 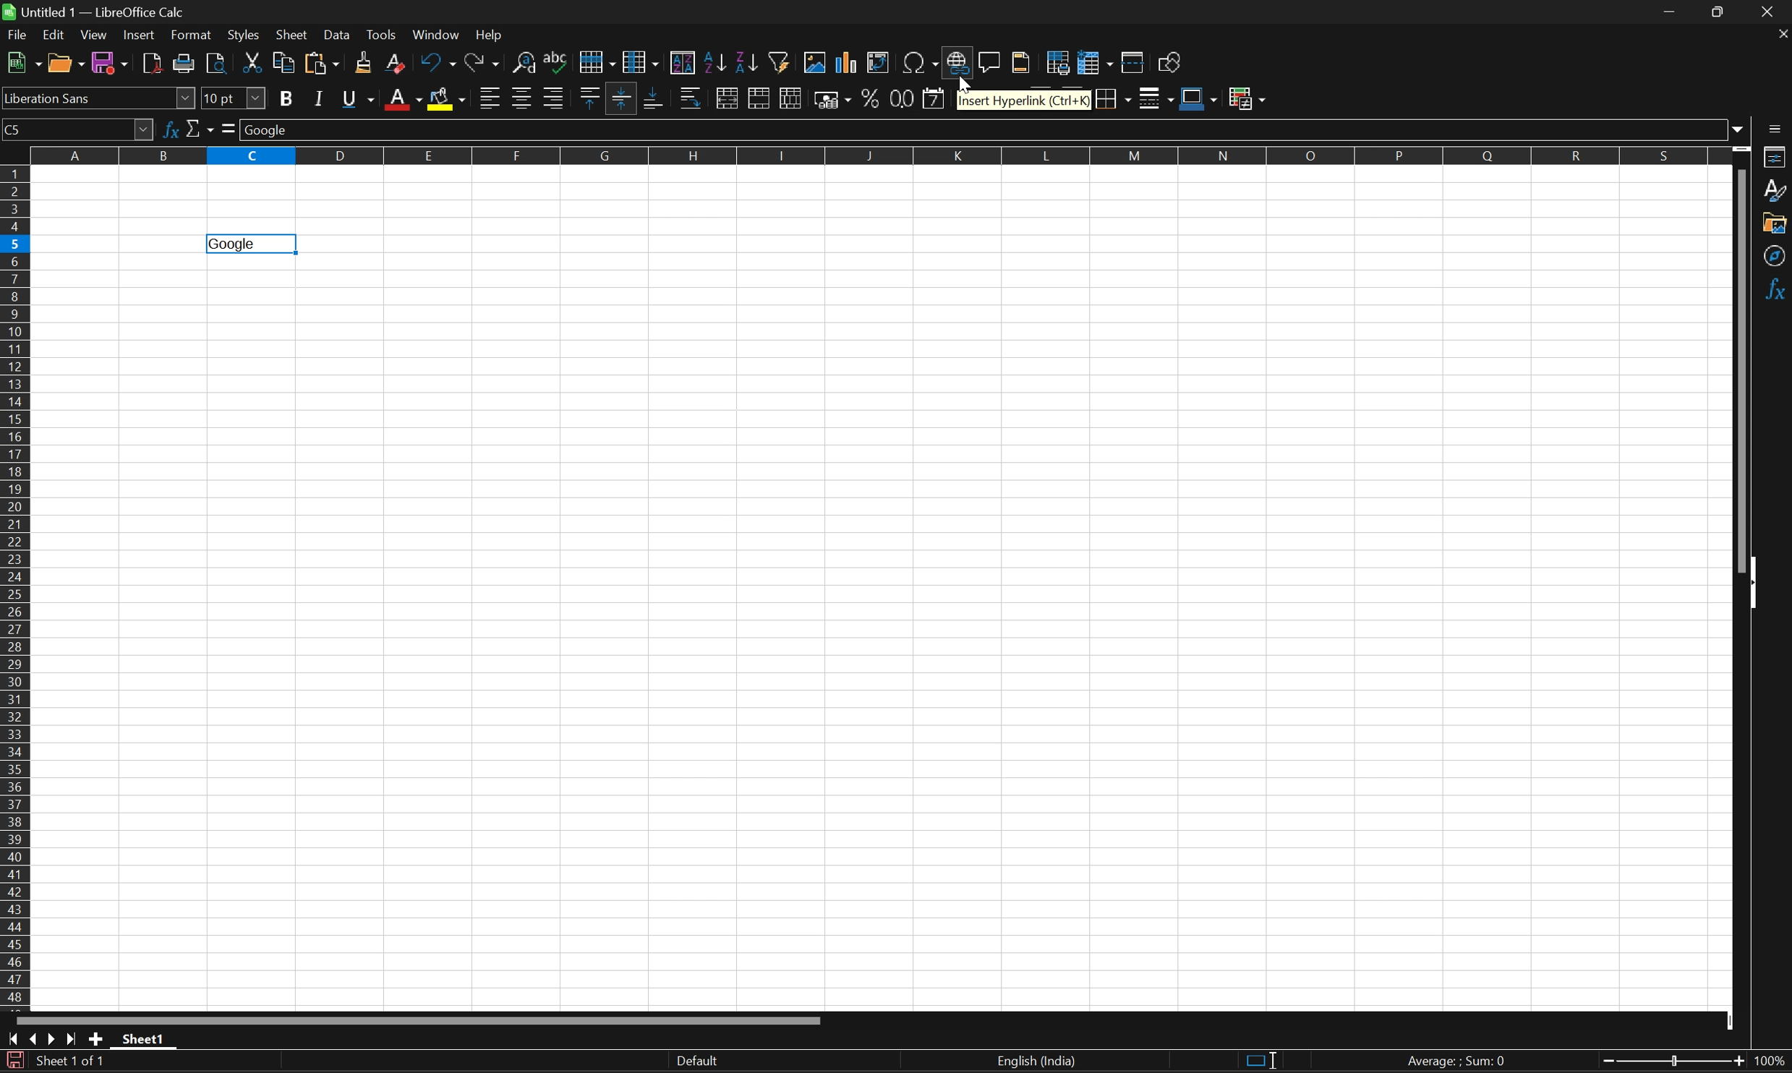 What do you see at coordinates (419, 1020) in the screenshot?
I see `Scroll bar` at bounding box center [419, 1020].